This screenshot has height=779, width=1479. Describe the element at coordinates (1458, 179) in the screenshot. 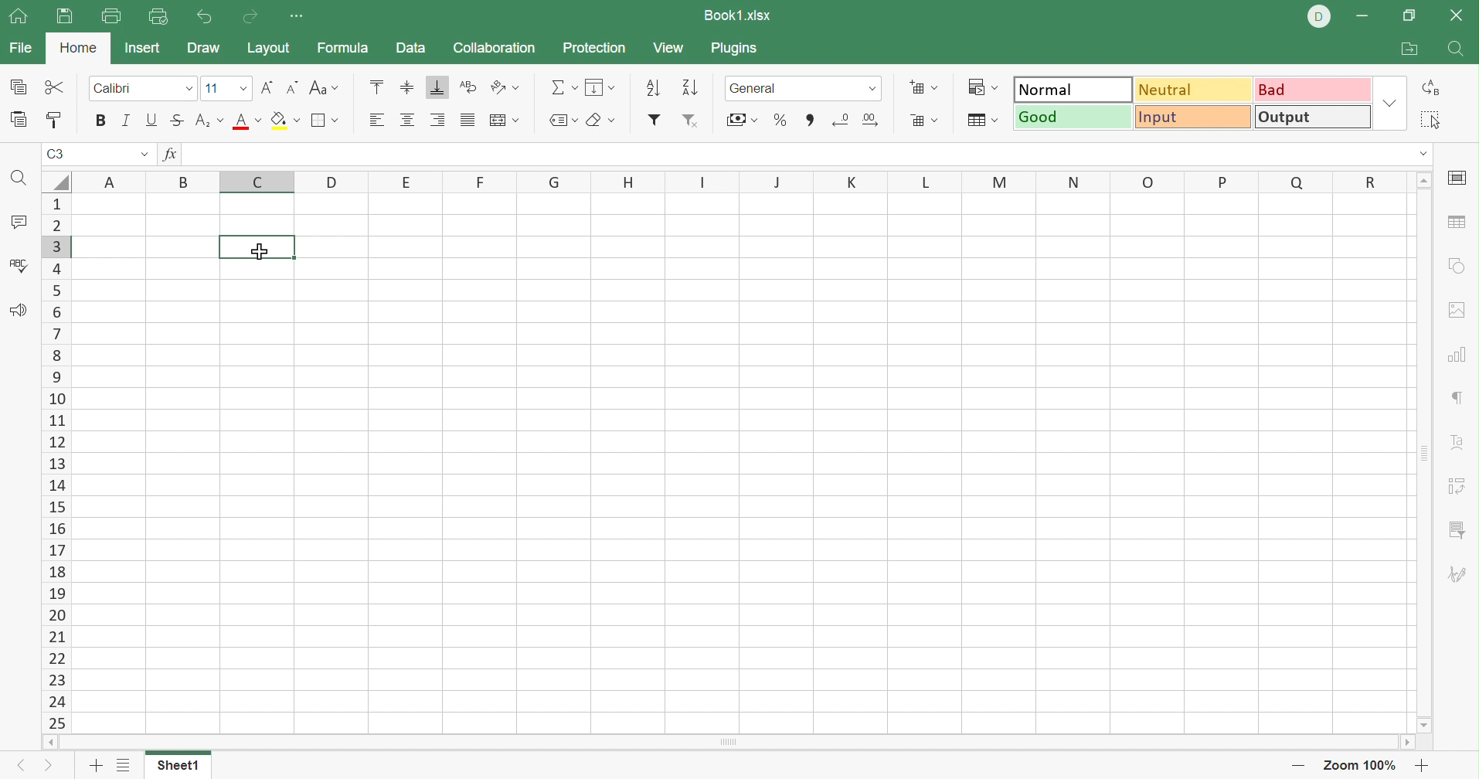

I see `Cell settings` at that location.